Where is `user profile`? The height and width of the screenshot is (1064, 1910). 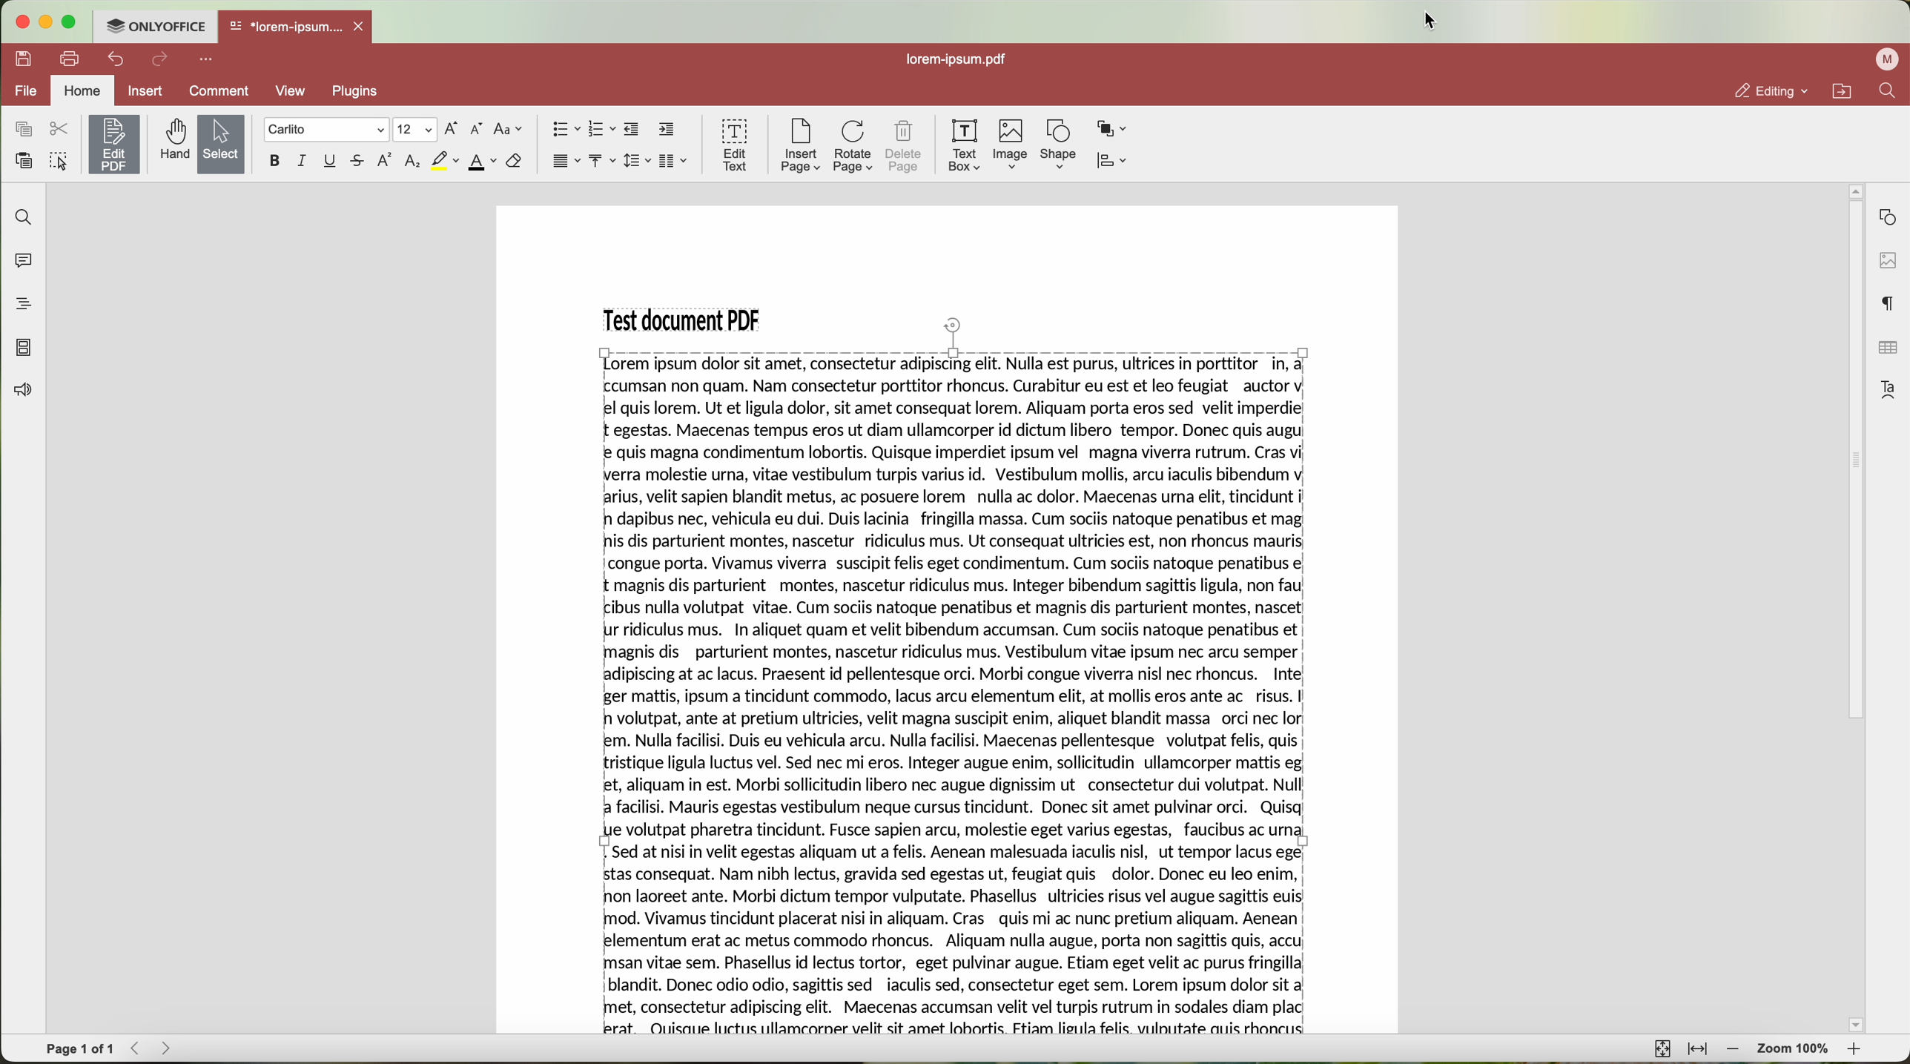
user profile is located at coordinates (1887, 62).